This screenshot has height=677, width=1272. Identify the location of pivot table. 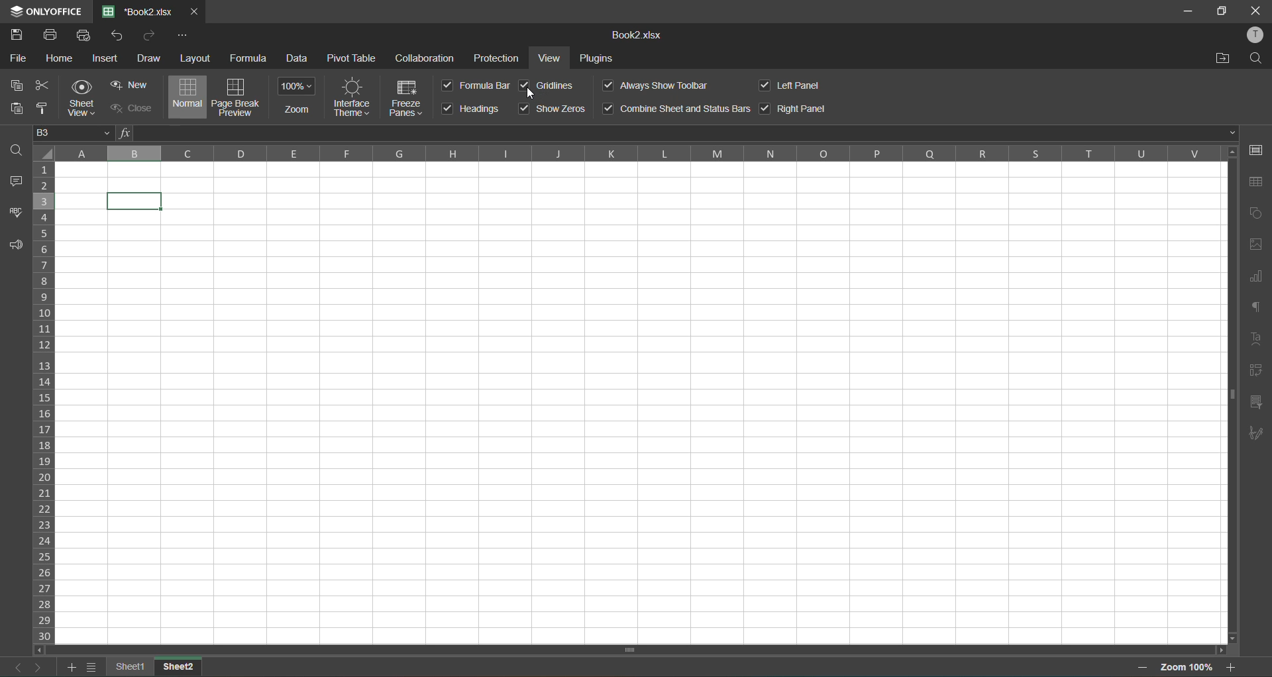
(1253, 374).